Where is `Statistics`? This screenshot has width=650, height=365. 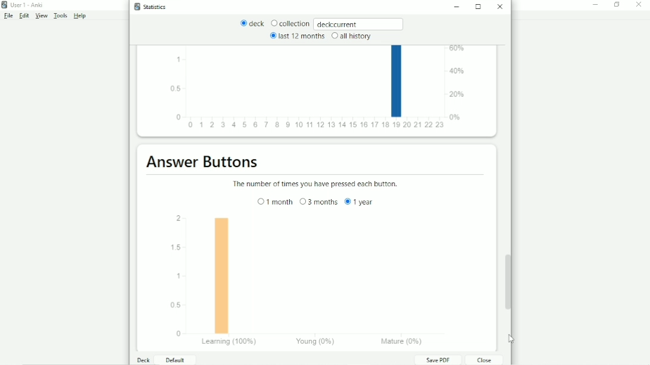
Statistics is located at coordinates (153, 7).